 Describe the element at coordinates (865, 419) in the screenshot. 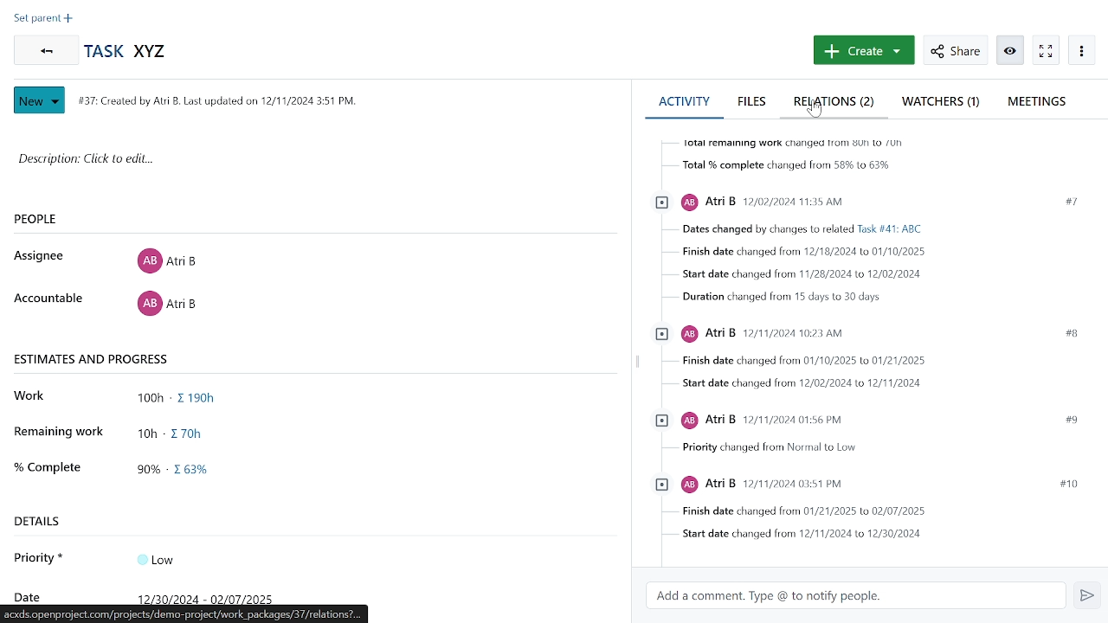

I see `user info: Atri B 12/11/2024 01   #9` at that location.